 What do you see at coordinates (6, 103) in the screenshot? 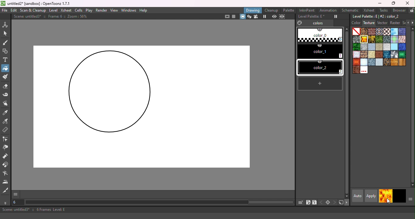
I see `Finger tool` at bounding box center [6, 103].